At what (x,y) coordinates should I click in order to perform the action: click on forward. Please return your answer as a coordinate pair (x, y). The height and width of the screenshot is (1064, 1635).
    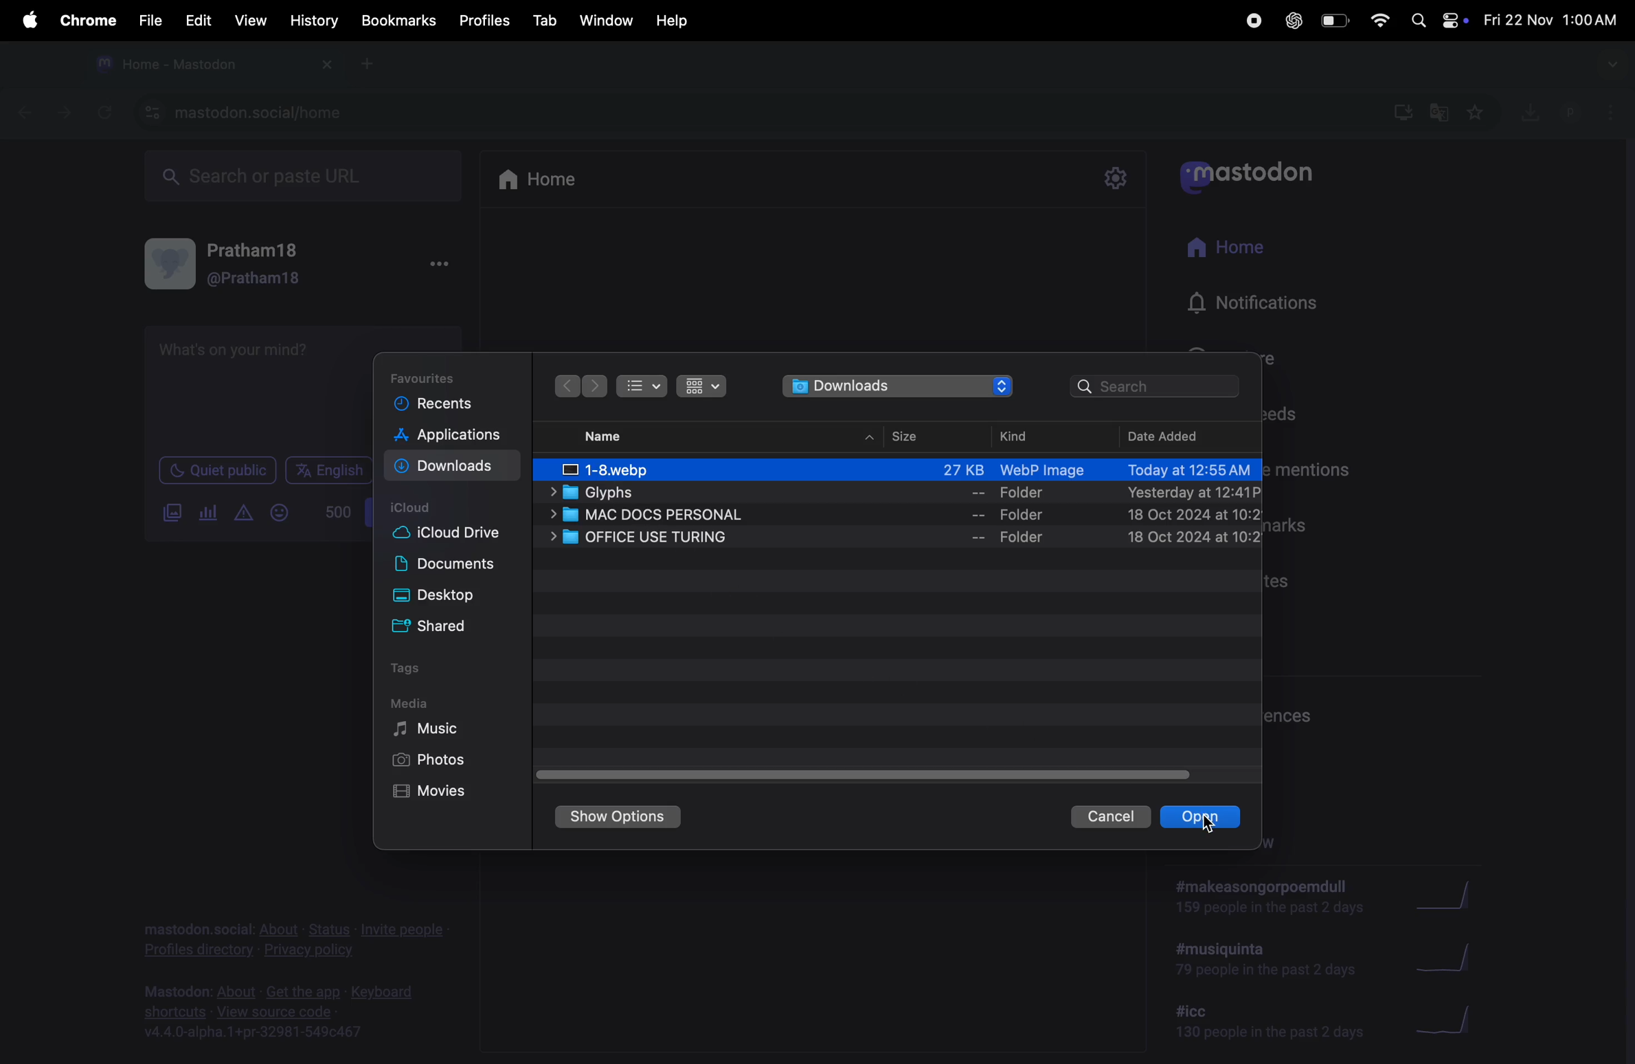
    Looking at the image, I should click on (66, 114).